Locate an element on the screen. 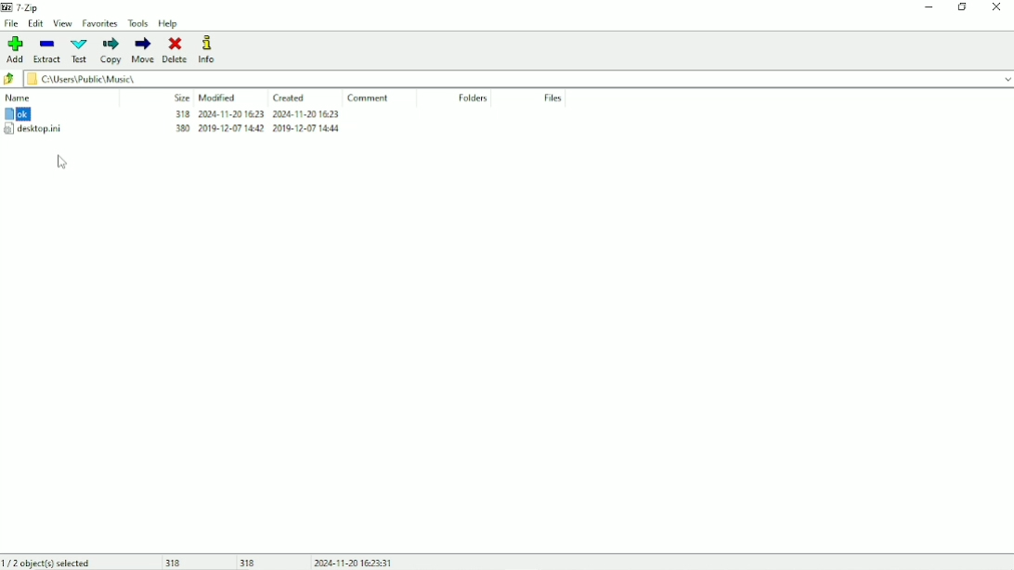 The height and width of the screenshot is (570, 1014). Delete is located at coordinates (178, 49).